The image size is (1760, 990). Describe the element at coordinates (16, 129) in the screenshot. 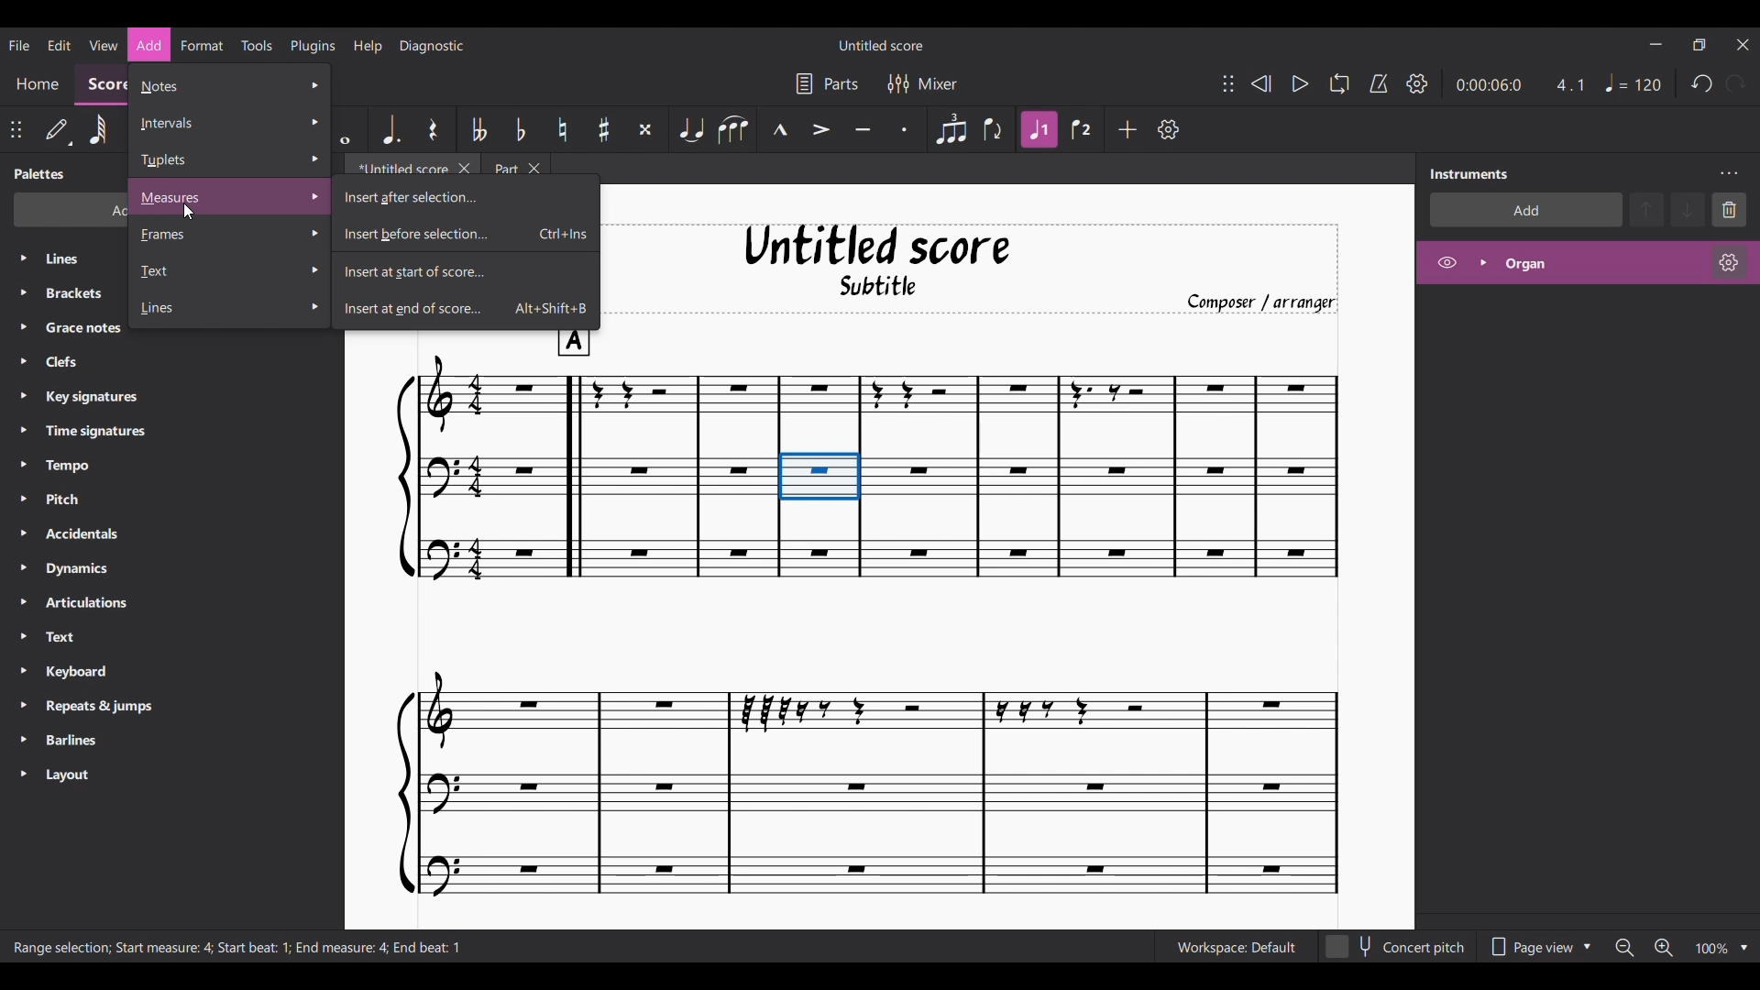

I see `Change position of toolbar attached` at that location.